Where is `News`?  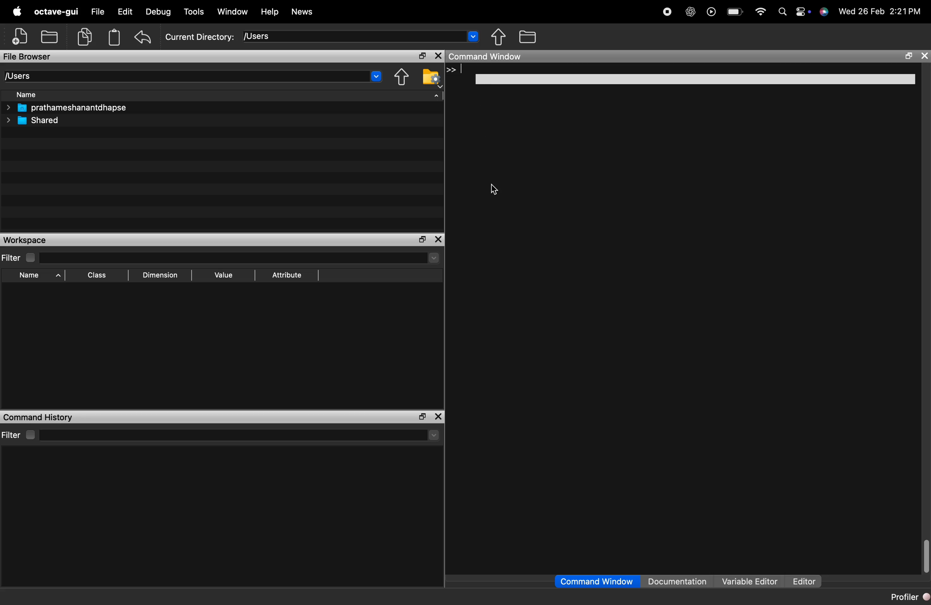
News is located at coordinates (302, 12).